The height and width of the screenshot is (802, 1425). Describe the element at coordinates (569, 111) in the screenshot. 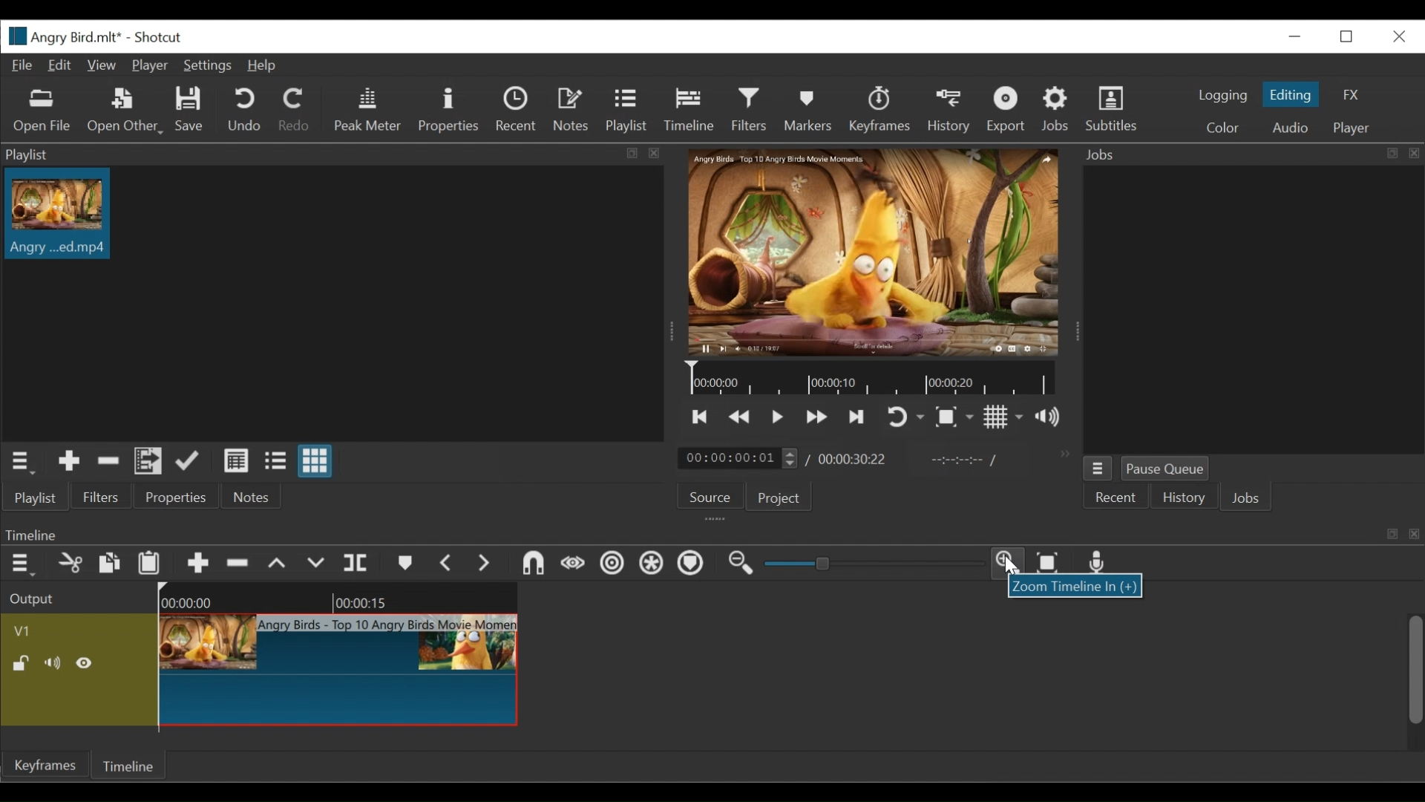

I see `Notes` at that location.